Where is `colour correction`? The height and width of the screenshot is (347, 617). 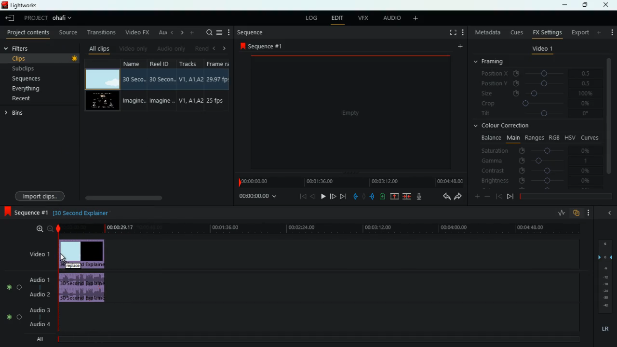 colour correction is located at coordinates (508, 126).